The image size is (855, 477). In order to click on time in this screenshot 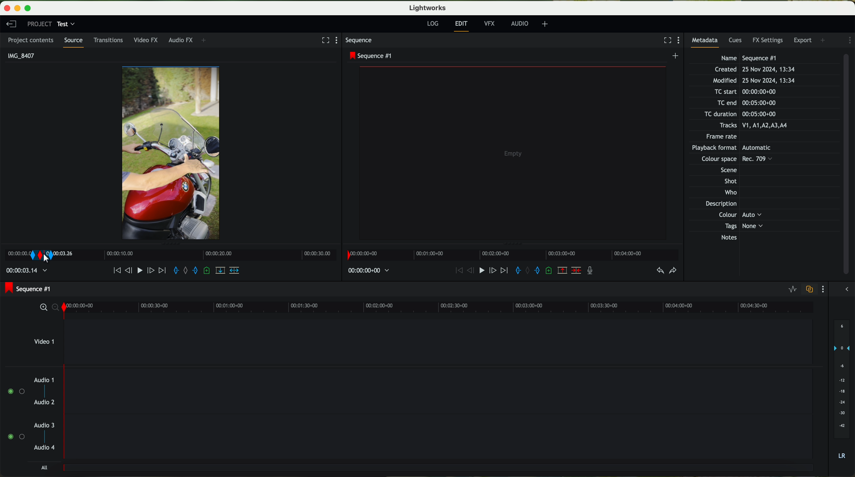, I will do `click(370, 271)`.